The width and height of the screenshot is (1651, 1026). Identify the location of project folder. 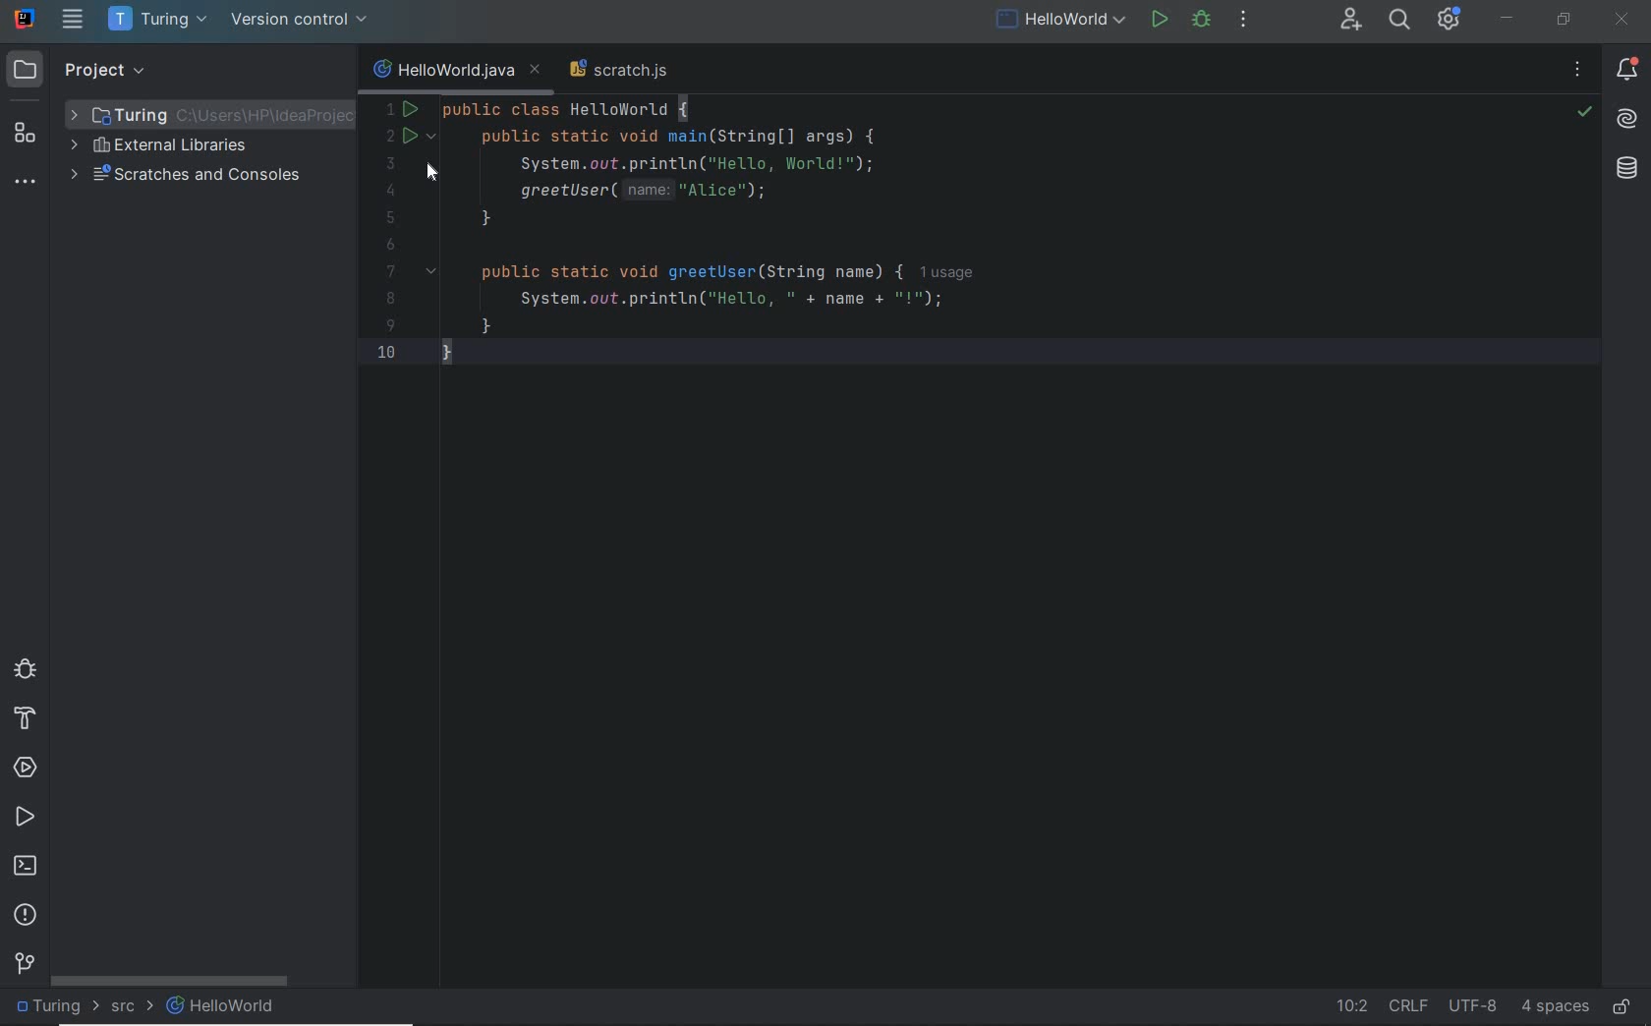
(50, 1007).